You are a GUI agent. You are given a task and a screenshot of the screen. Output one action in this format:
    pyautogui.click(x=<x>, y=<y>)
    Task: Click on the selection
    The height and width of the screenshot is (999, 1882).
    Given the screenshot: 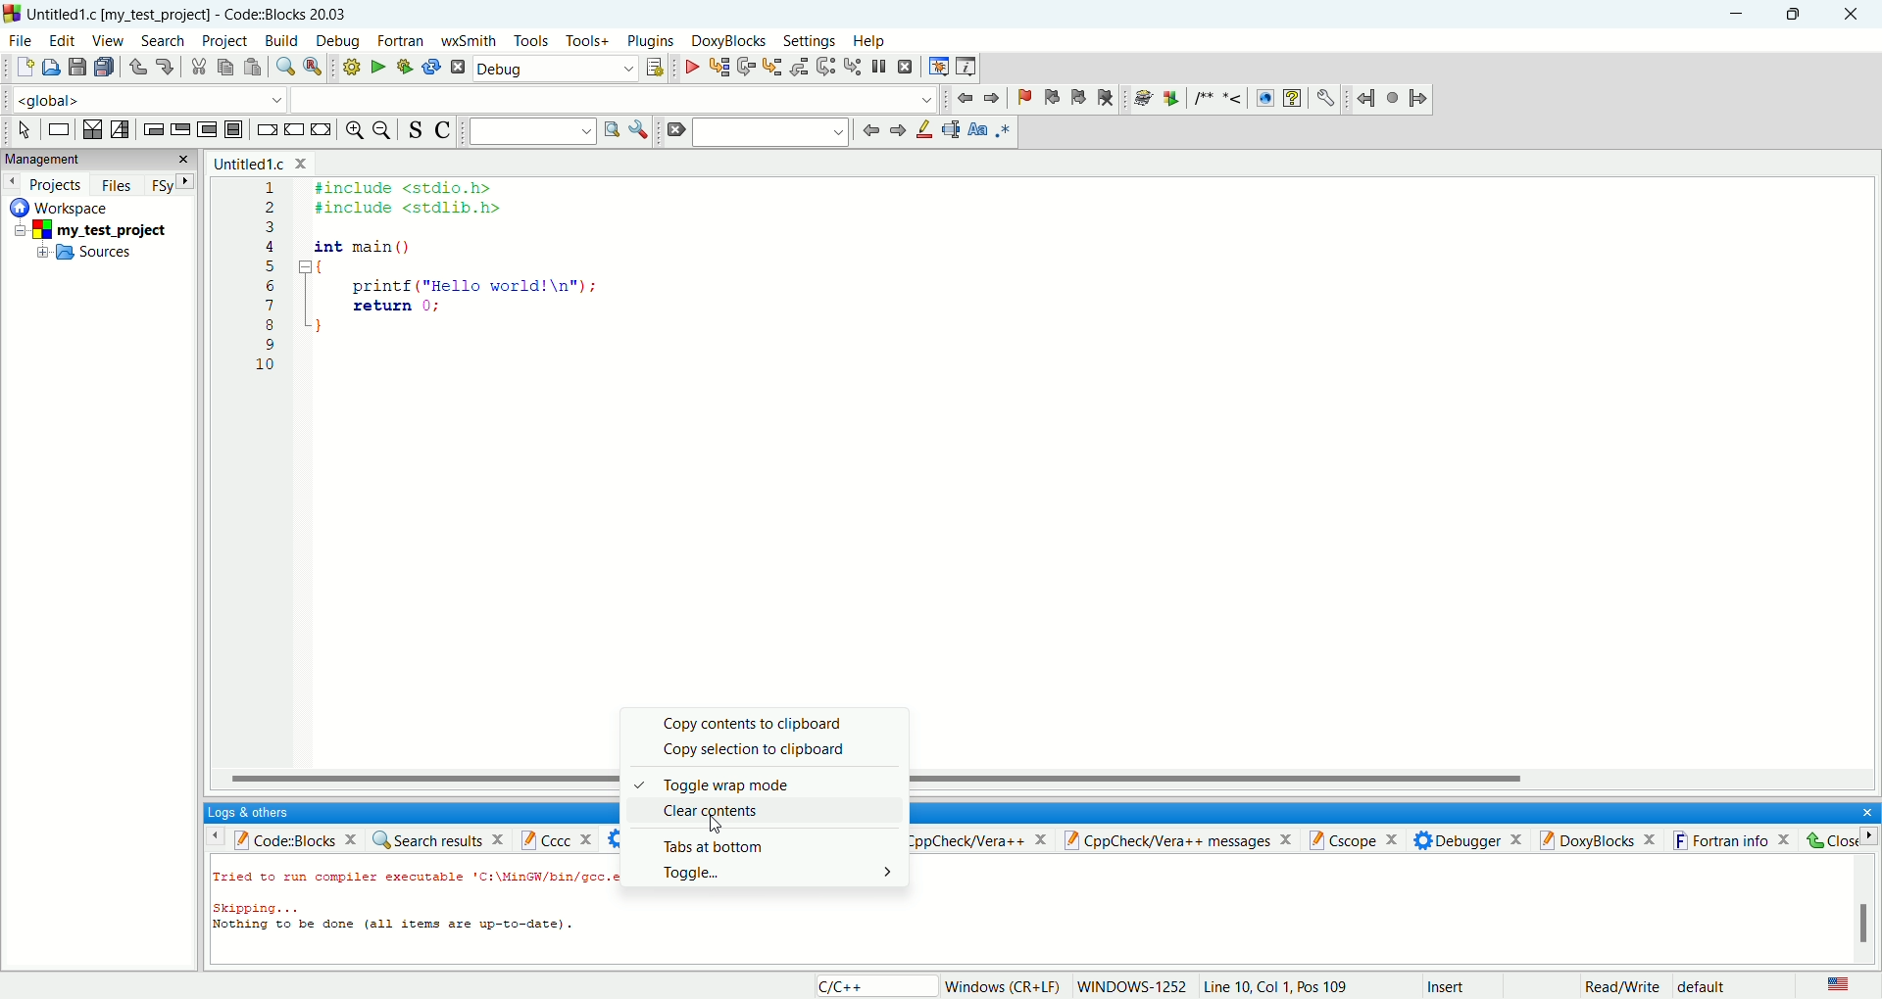 What is the action you would take?
    pyautogui.click(x=119, y=130)
    